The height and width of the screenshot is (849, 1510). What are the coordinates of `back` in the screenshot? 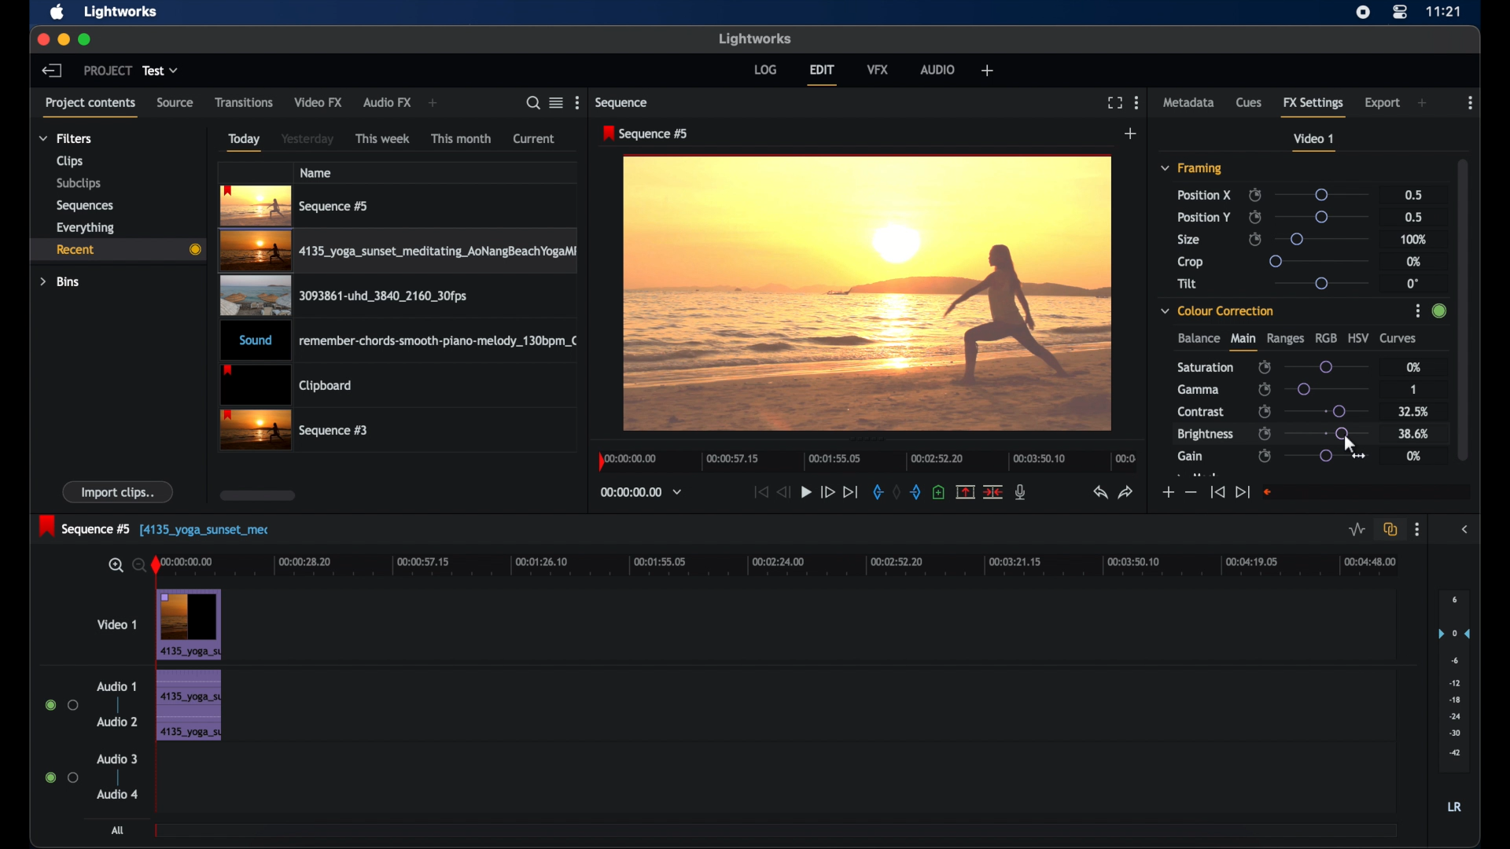 It's located at (50, 70).